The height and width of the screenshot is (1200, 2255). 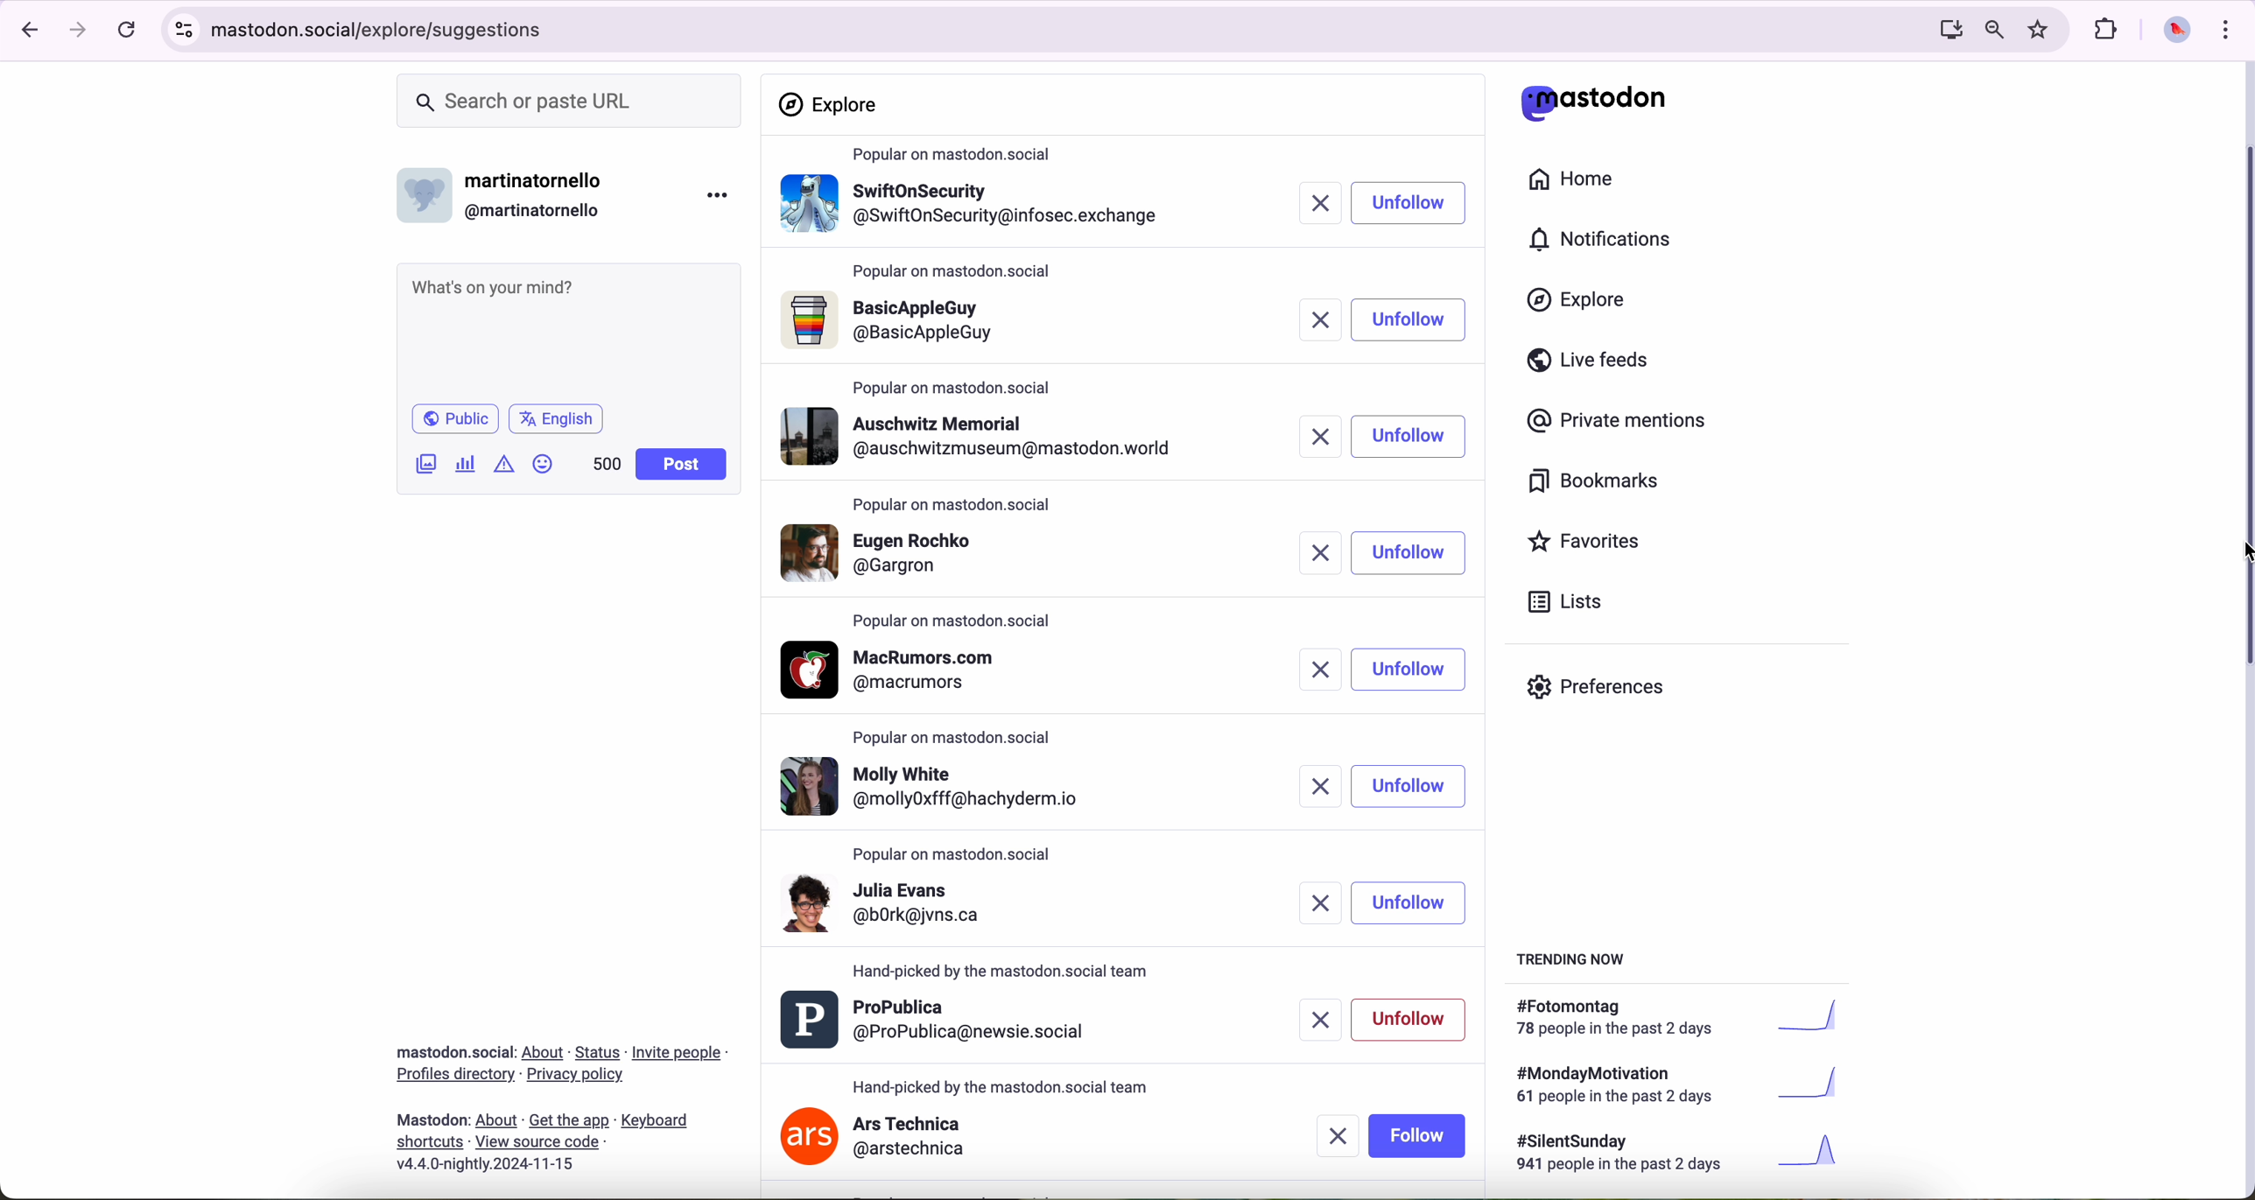 What do you see at coordinates (509, 191) in the screenshot?
I see `username` at bounding box center [509, 191].